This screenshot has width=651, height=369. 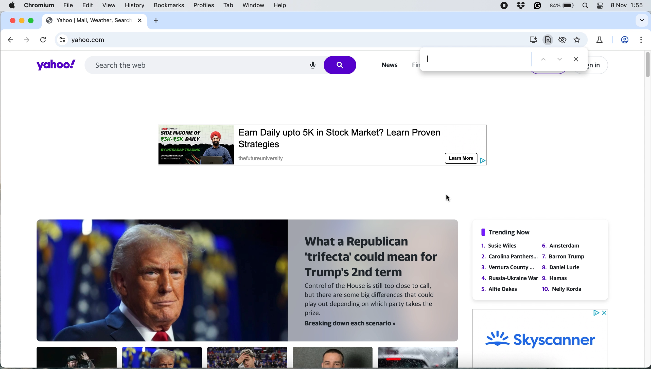 I want to click on screen recorder, so click(x=504, y=5).